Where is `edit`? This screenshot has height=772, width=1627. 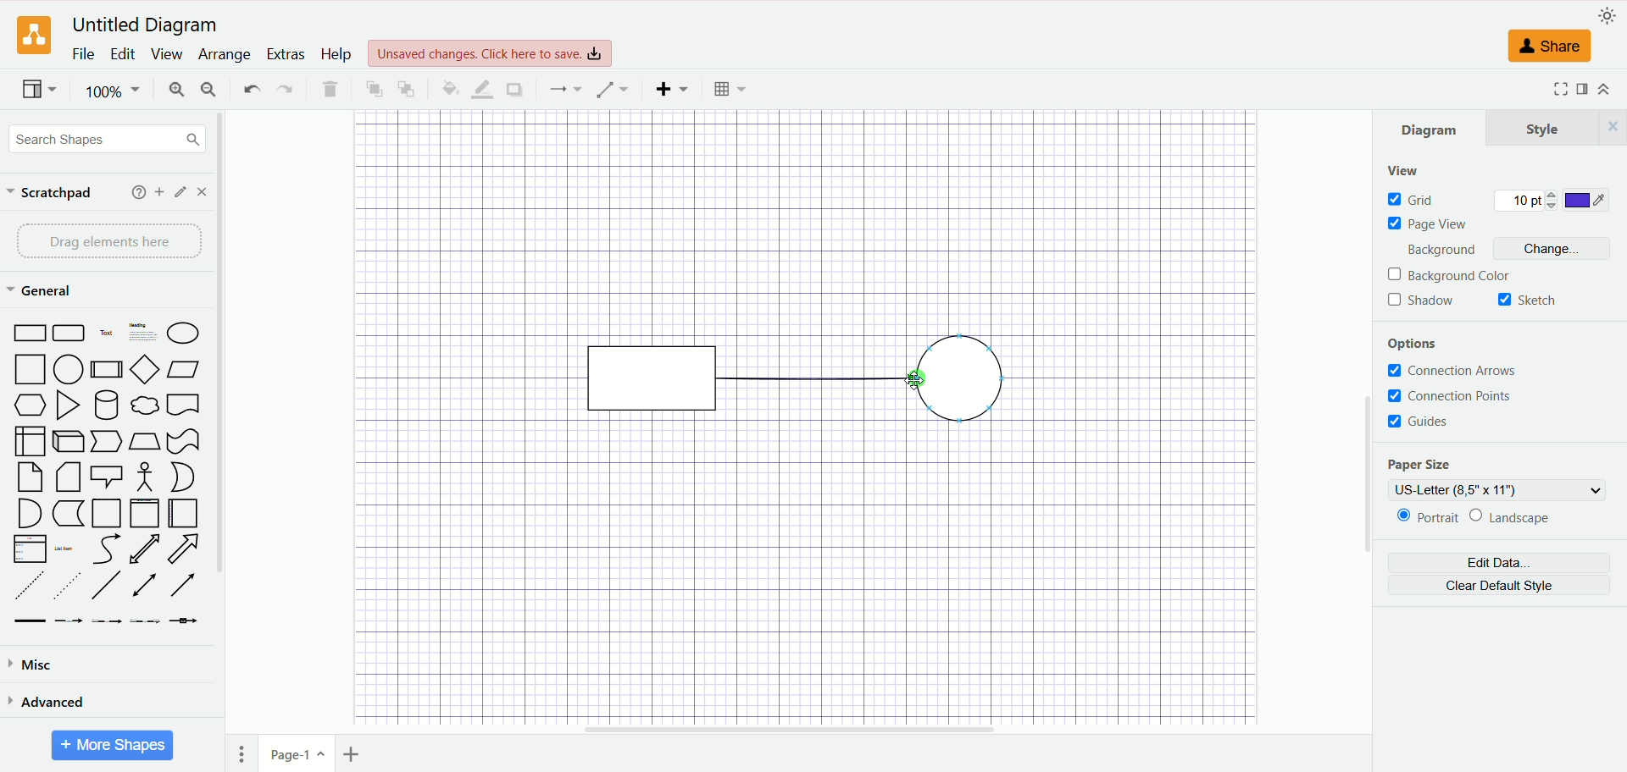 edit is located at coordinates (180, 192).